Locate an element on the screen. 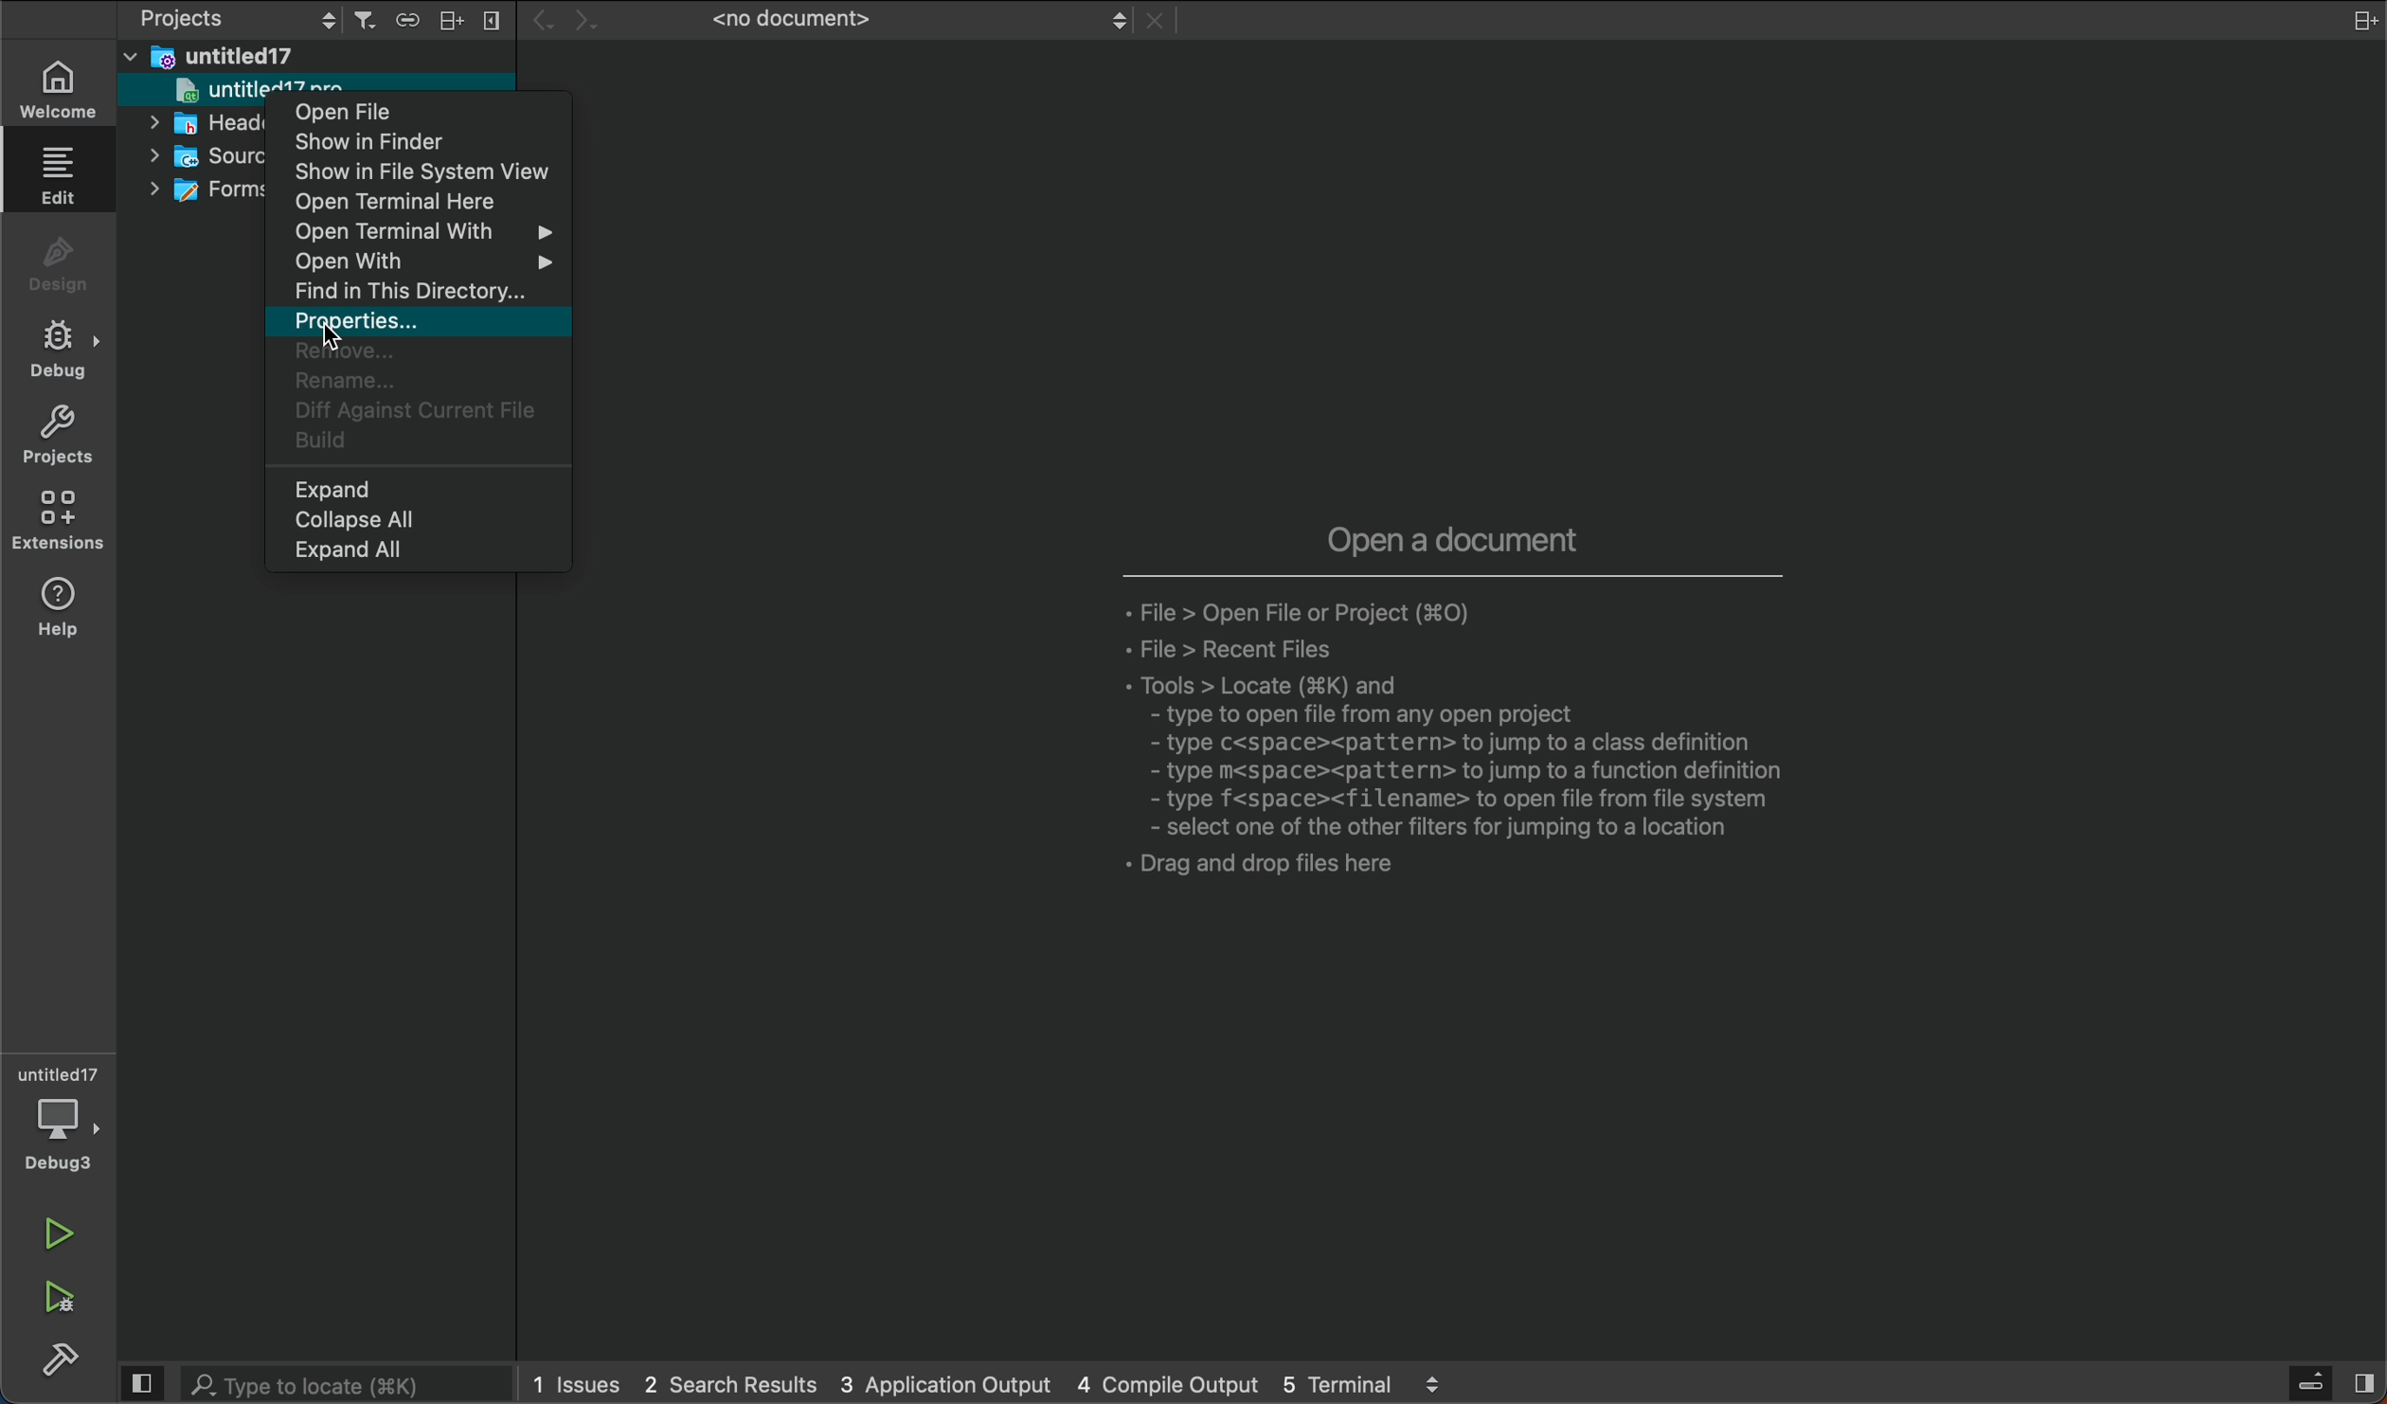  files and folders is located at coordinates (324, 58).